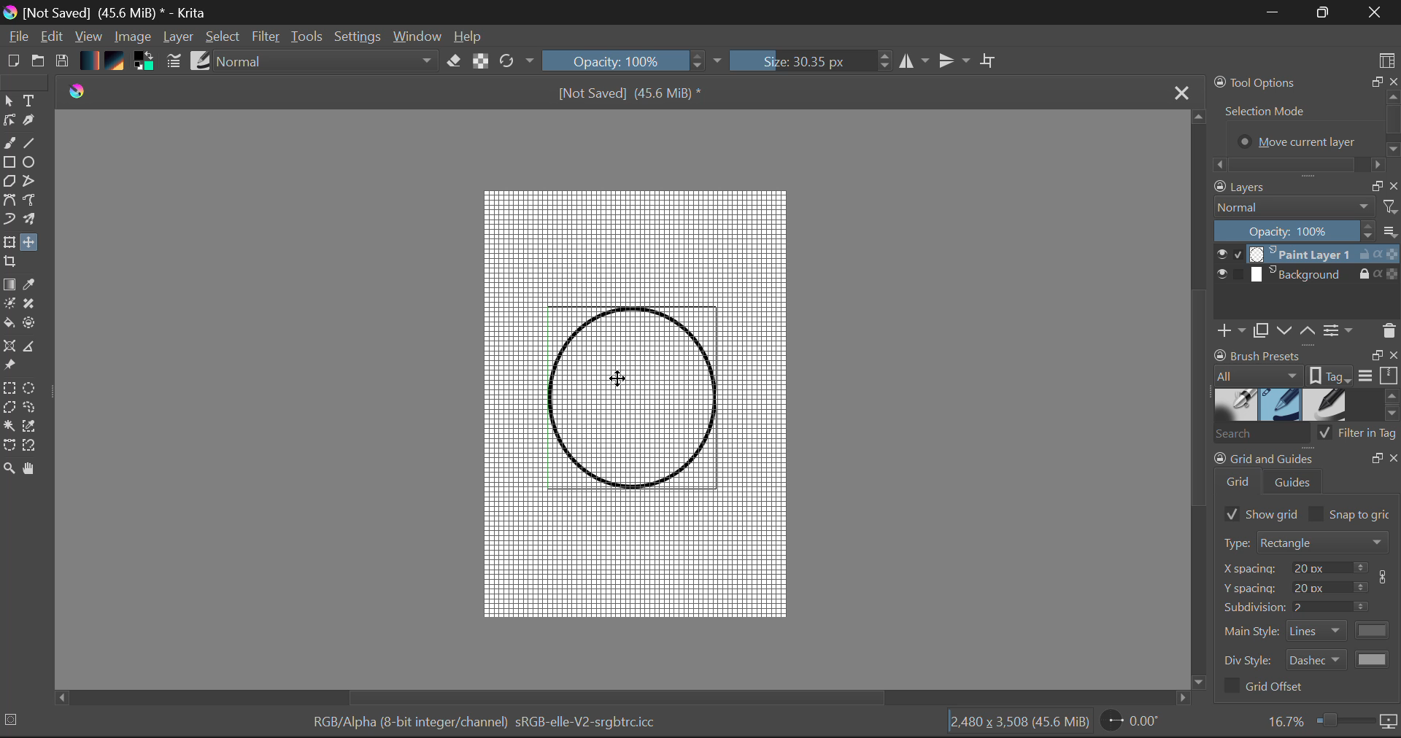 The image size is (1401, 738). I want to click on Show Grid Selected, so click(1257, 513).